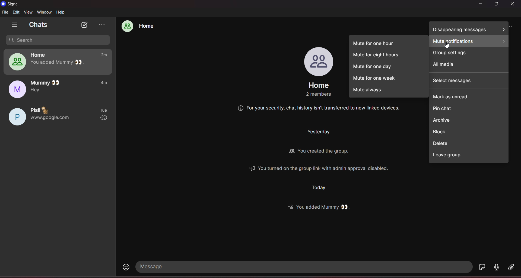 This screenshot has height=278, width=521. What do you see at coordinates (319, 188) in the screenshot?
I see `` at bounding box center [319, 188].